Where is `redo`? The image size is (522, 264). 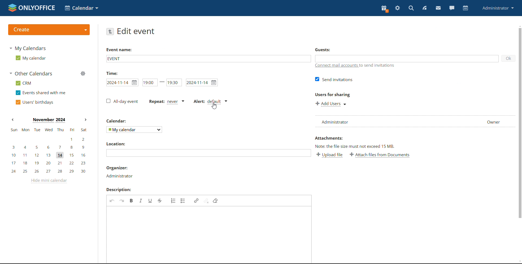 redo is located at coordinates (122, 201).